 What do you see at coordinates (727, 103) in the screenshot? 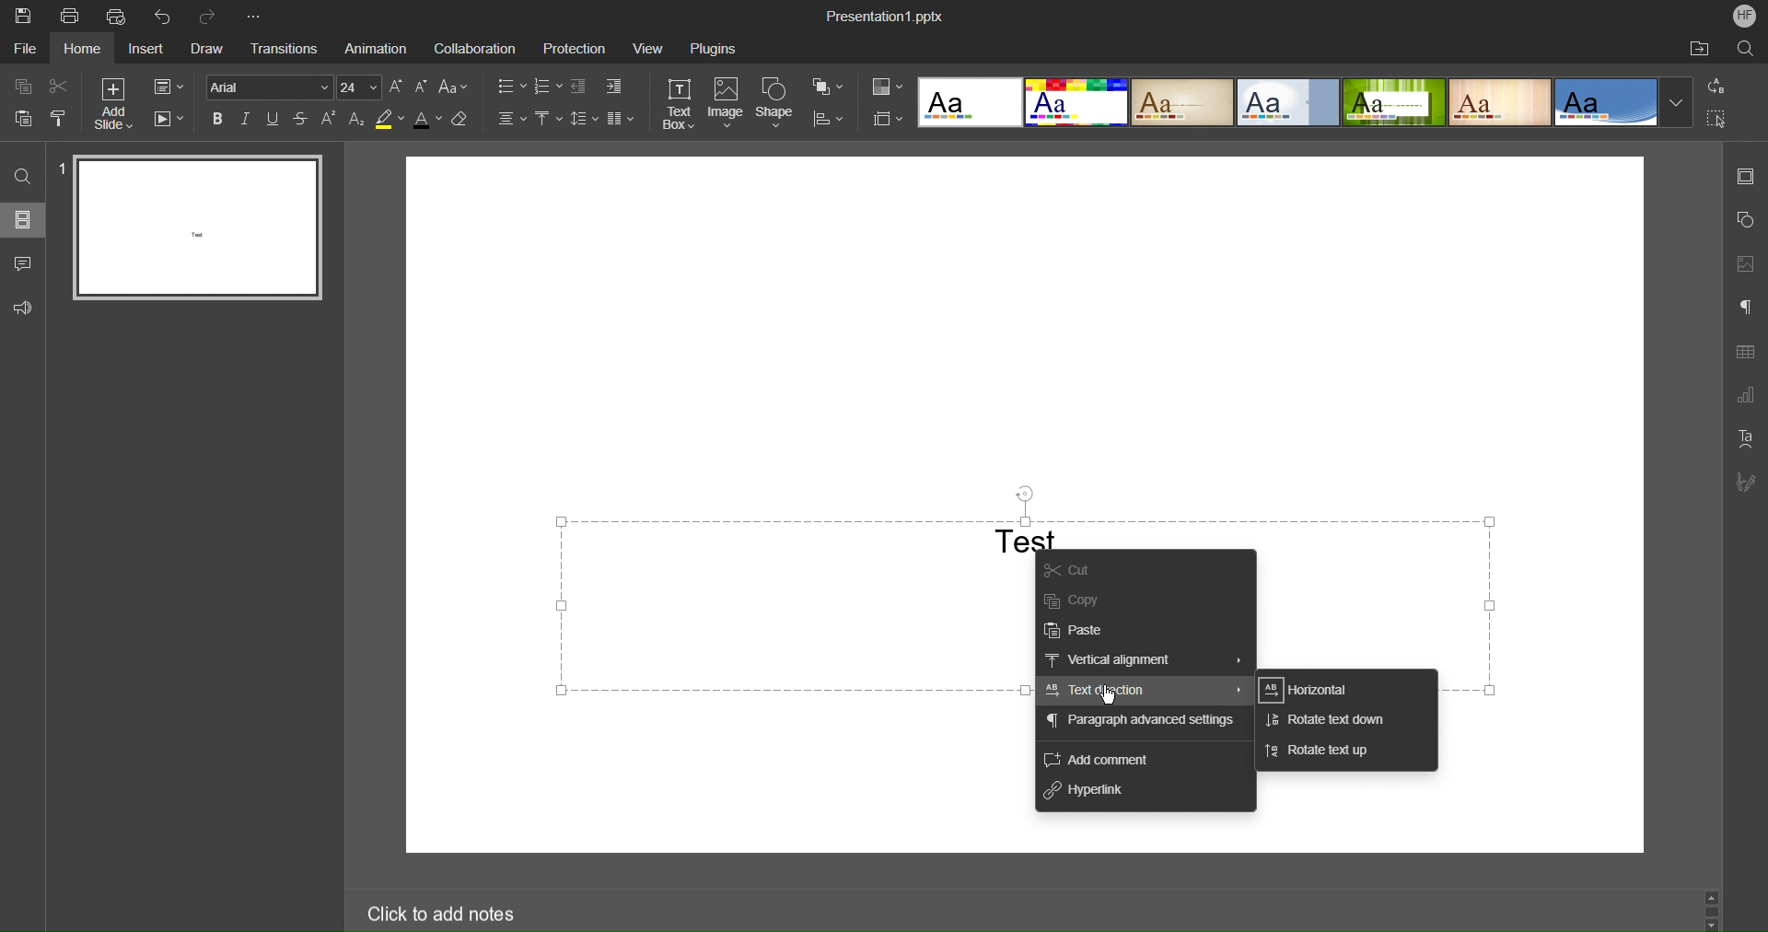
I see `Image` at bounding box center [727, 103].